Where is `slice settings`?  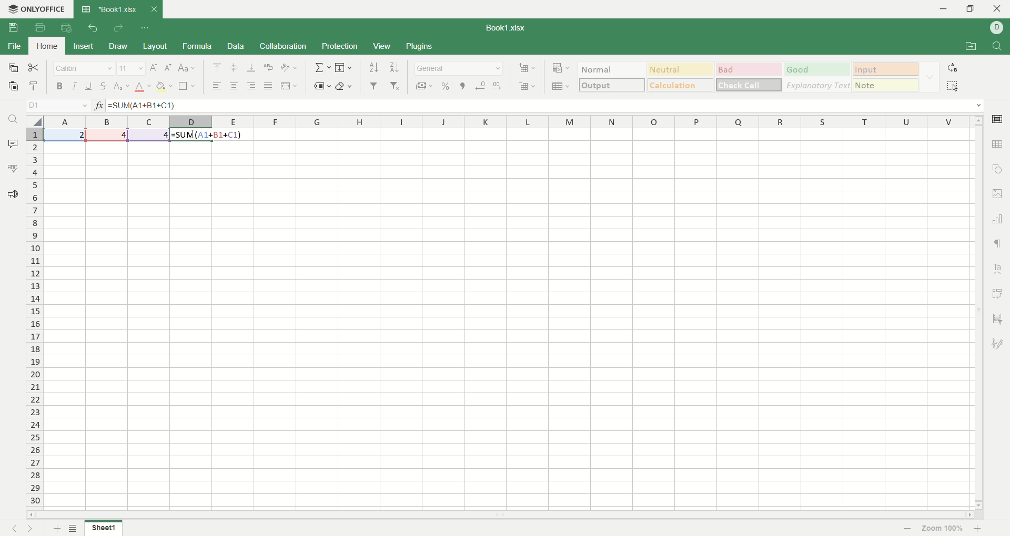
slice settings is located at coordinates (998, 321).